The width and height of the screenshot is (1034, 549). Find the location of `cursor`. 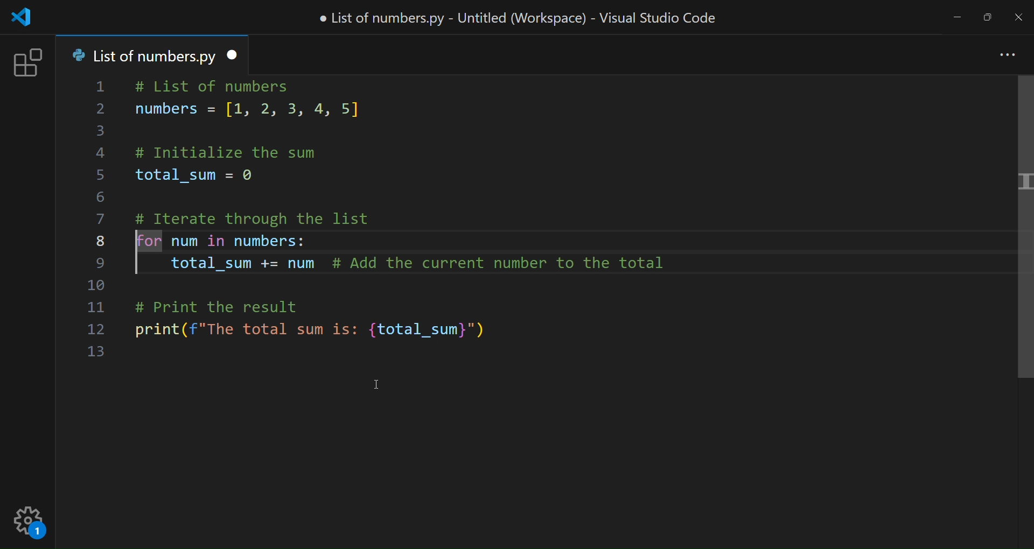

cursor is located at coordinates (380, 385).